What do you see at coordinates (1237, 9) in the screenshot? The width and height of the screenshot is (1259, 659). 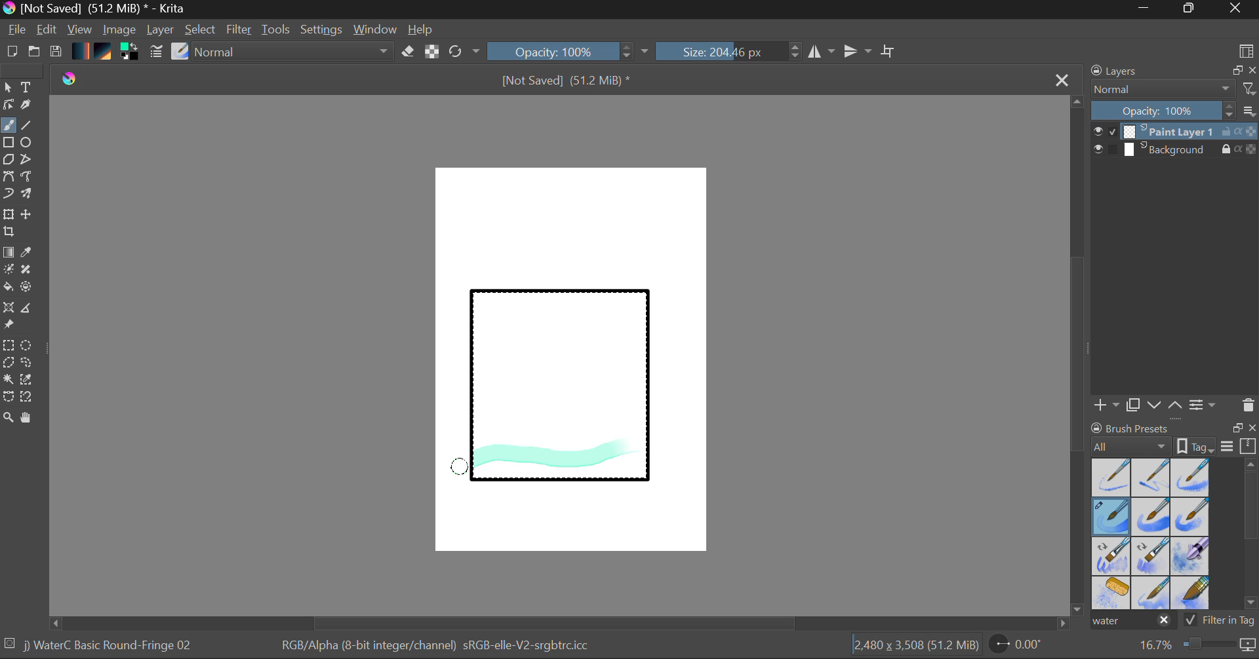 I see `Close` at bounding box center [1237, 9].